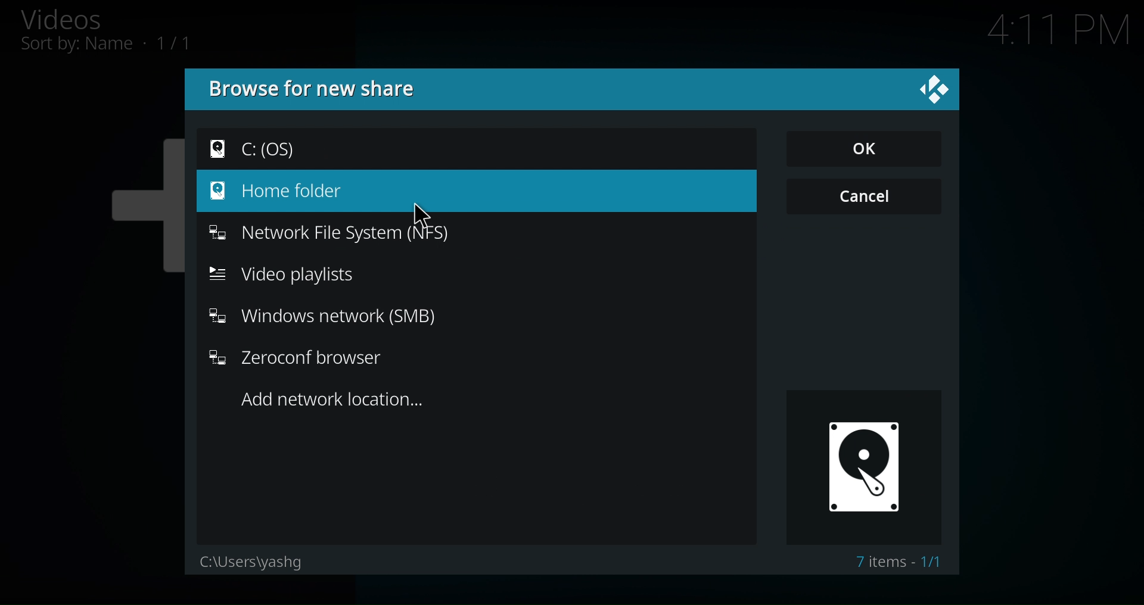 This screenshot has height=605, width=1144. What do you see at coordinates (862, 467) in the screenshot?
I see `File Logo` at bounding box center [862, 467].